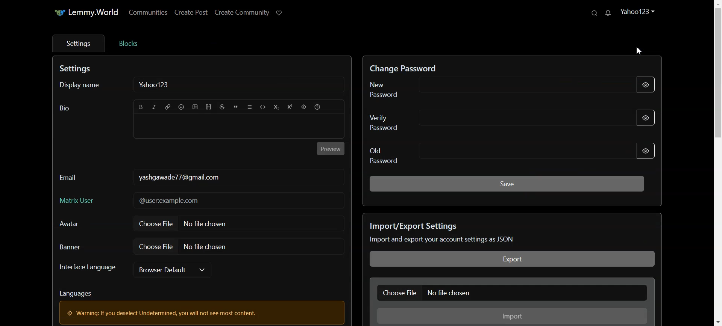 The image size is (722, 326). I want to click on Bloks, so click(128, 44).